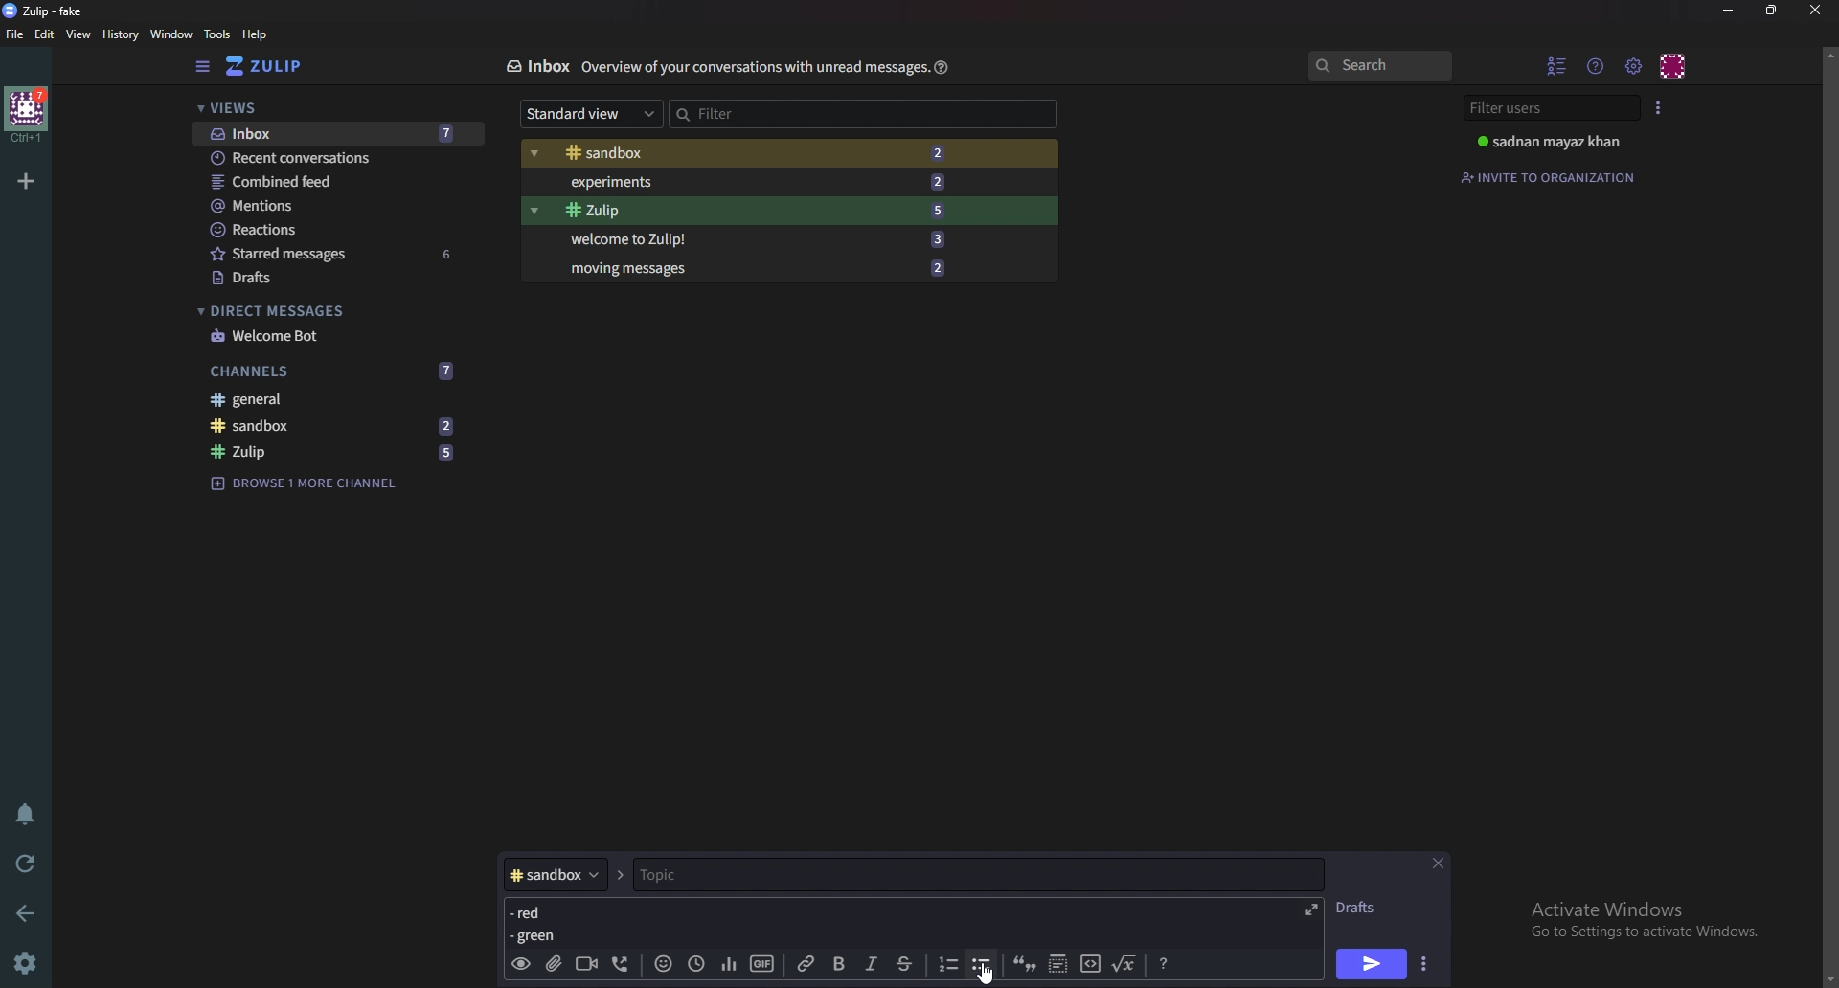 Image resolution: width=1839 pixels, height=988 pixels. Describe the element at coordinates (24, 965) in the screenshot. I see `Settings` at that location.